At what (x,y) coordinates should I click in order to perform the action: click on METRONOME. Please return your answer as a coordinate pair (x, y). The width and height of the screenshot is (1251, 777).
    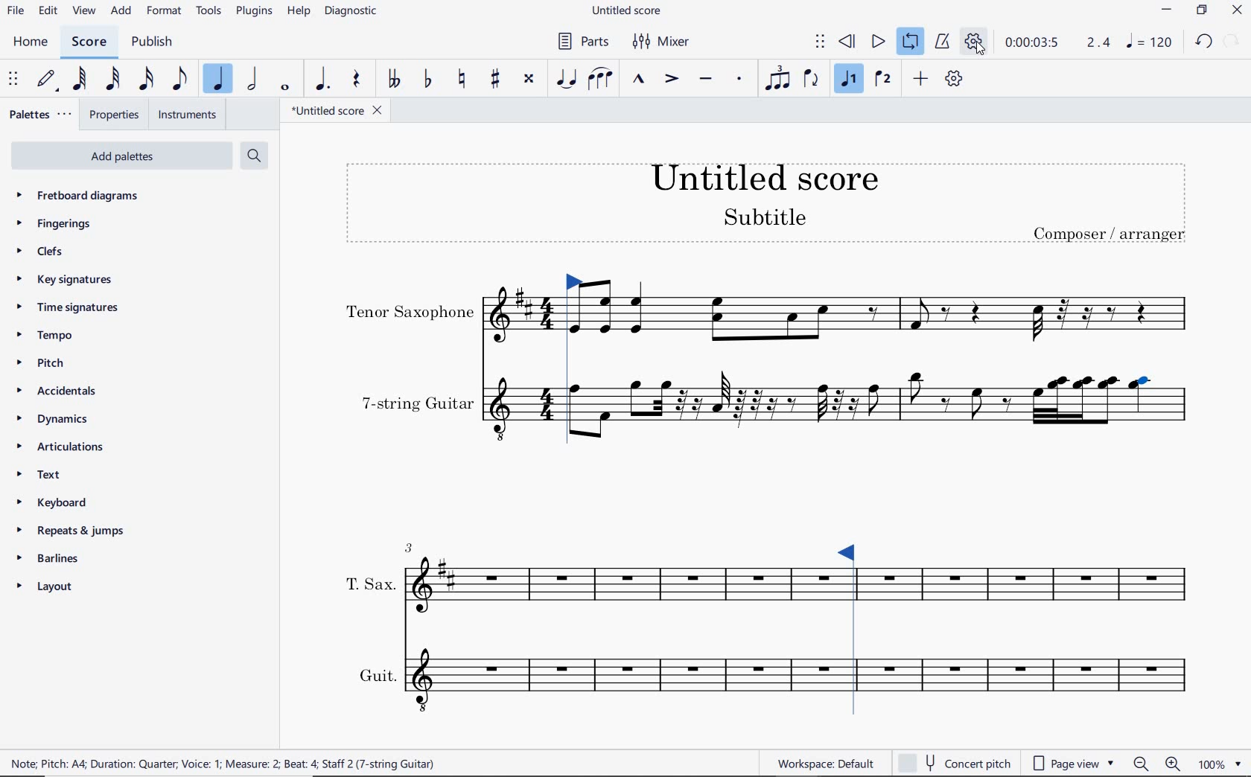
    Looking at the image, I should click on (942, 40).